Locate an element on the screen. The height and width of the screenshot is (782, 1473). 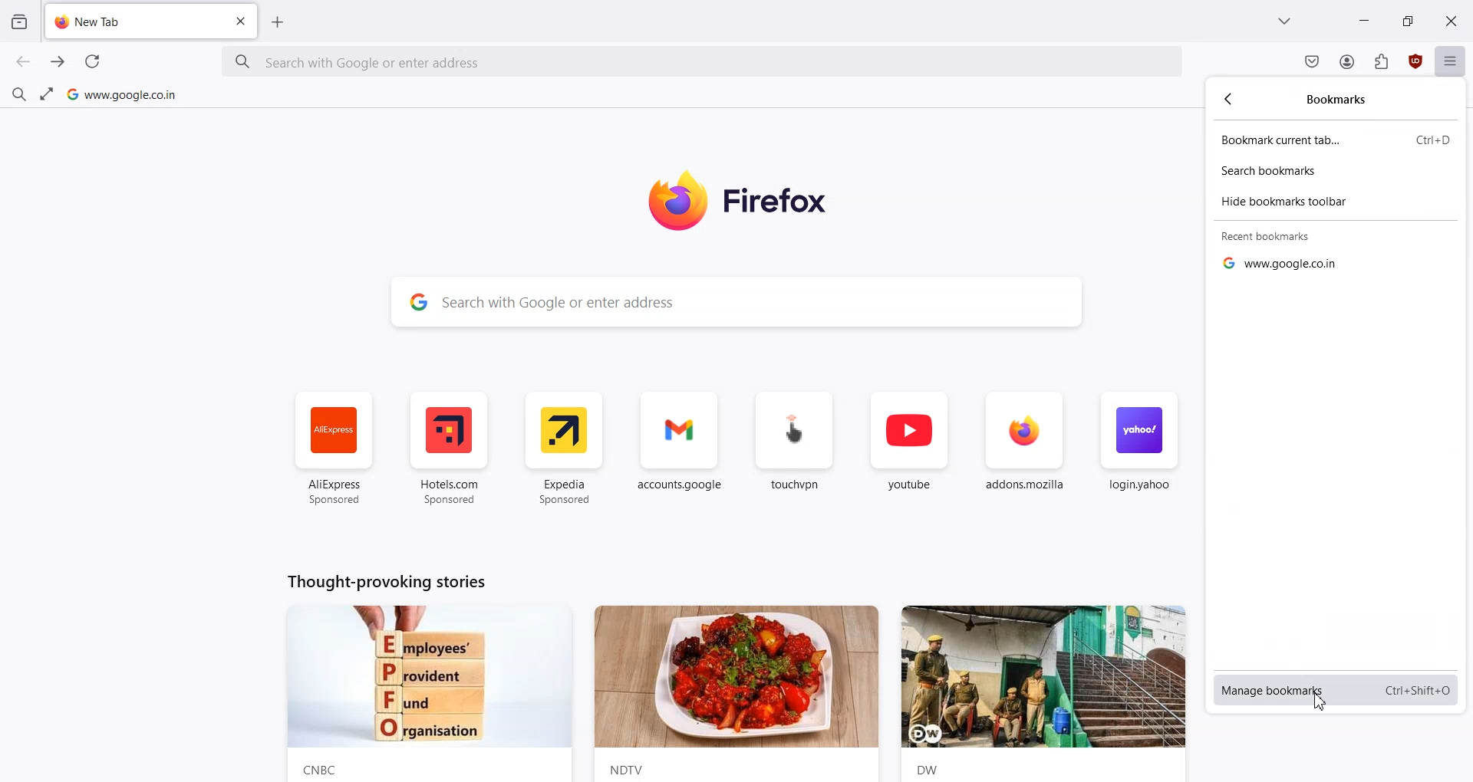
Logo is located at coordinates (760, 201).